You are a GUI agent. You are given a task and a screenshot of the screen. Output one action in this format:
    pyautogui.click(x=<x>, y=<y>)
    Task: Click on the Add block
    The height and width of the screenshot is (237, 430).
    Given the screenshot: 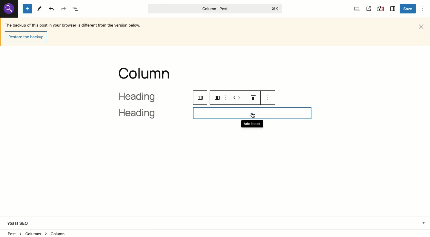 What is the action you would take?
    pyautogui.click(x=253, y=118)
    